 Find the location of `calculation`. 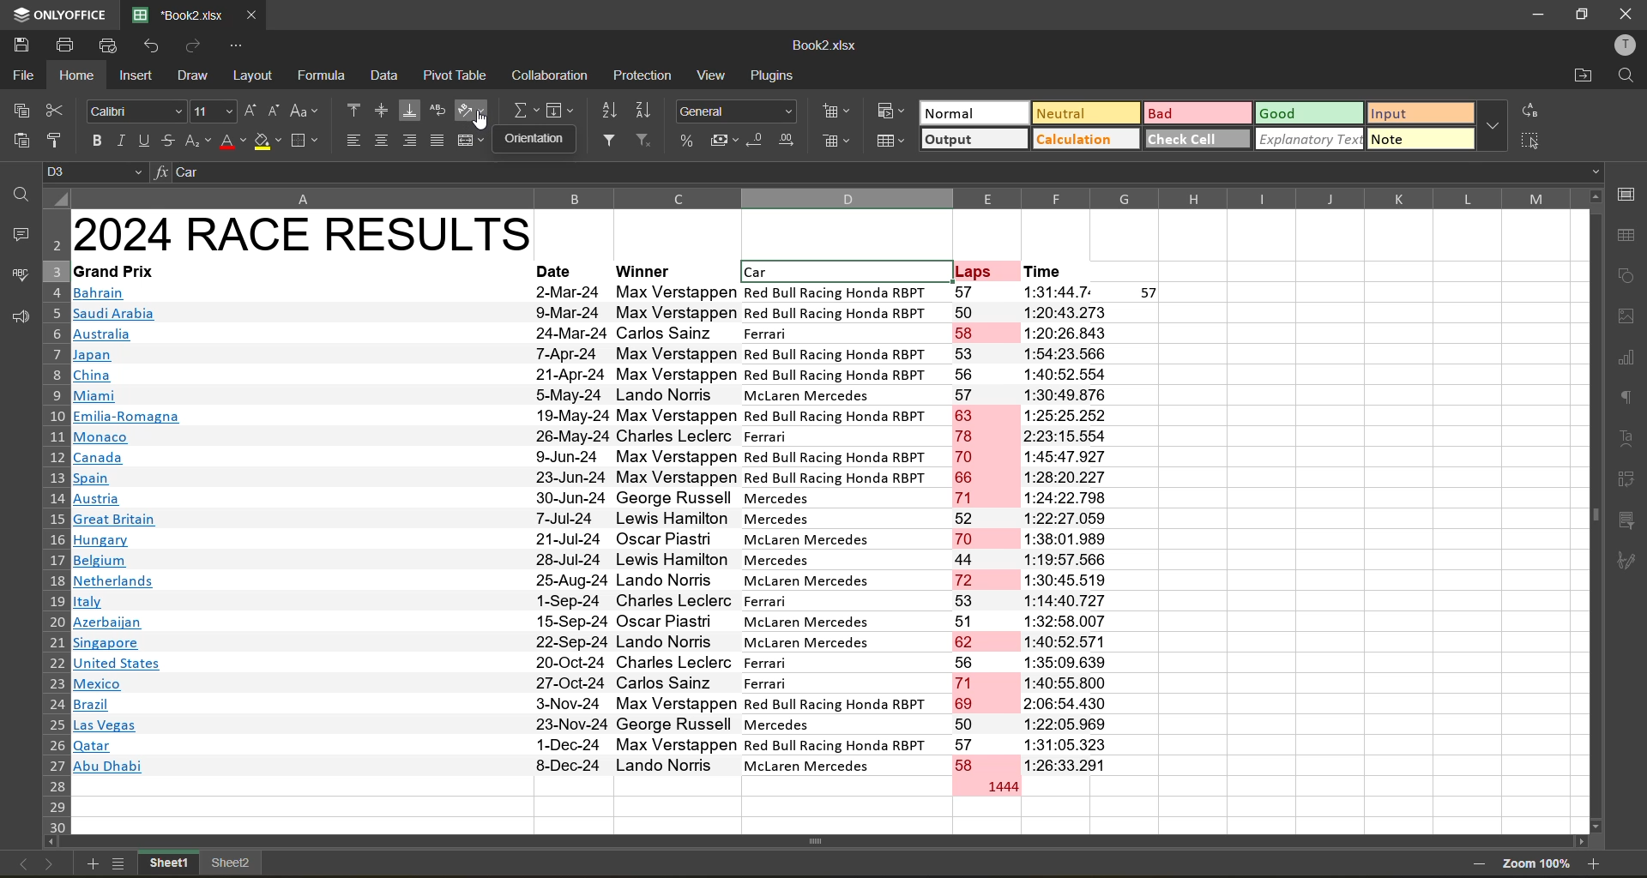

calculation is located at coordinates (1087, 140).